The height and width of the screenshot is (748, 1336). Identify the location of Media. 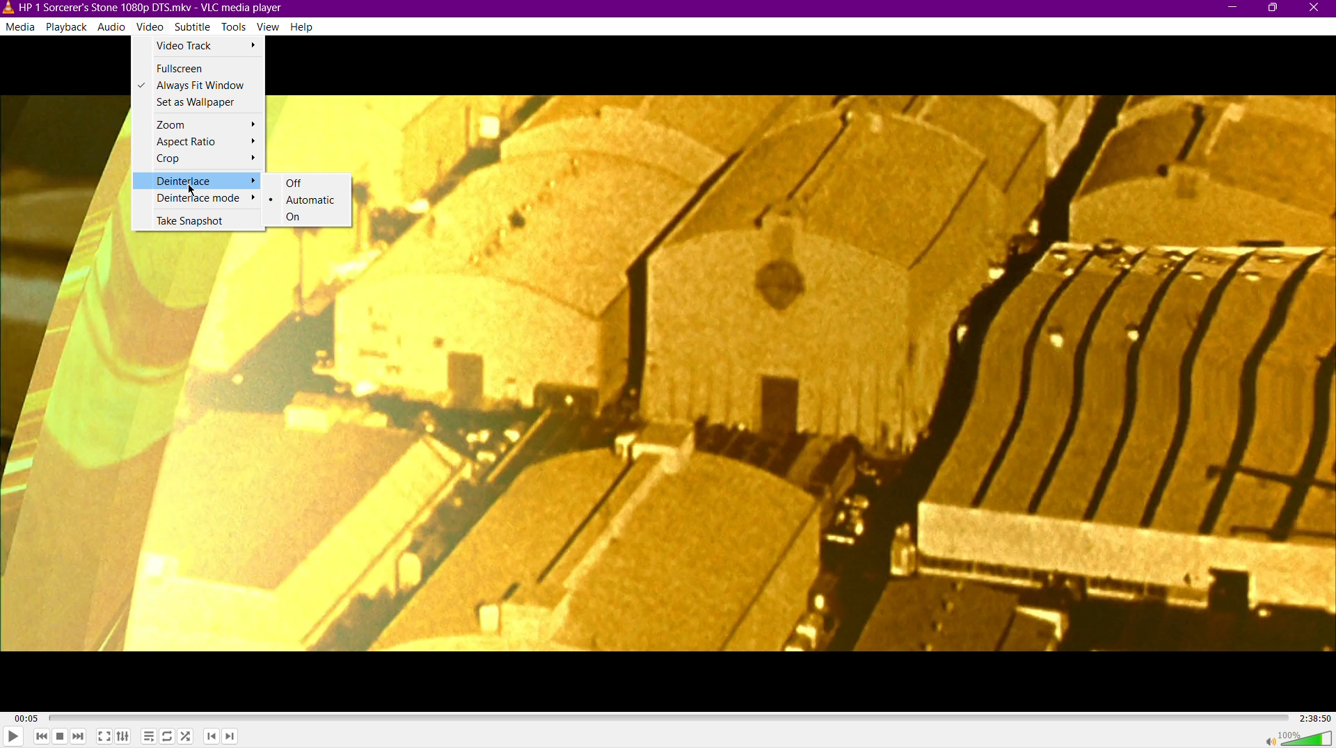
(19, 28).